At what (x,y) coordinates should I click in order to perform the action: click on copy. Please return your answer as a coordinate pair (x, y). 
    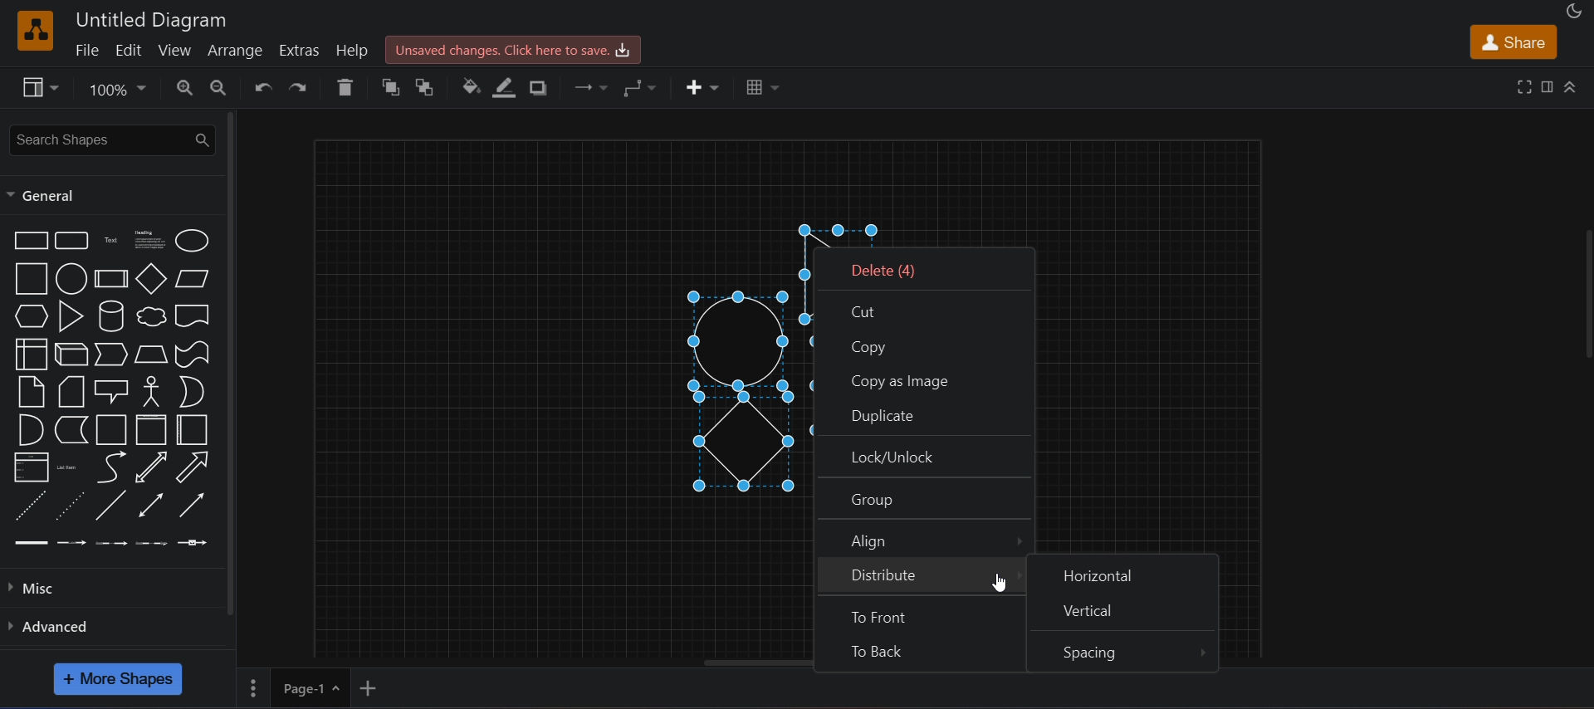
    Looking at the image, I should click on (922, 343).